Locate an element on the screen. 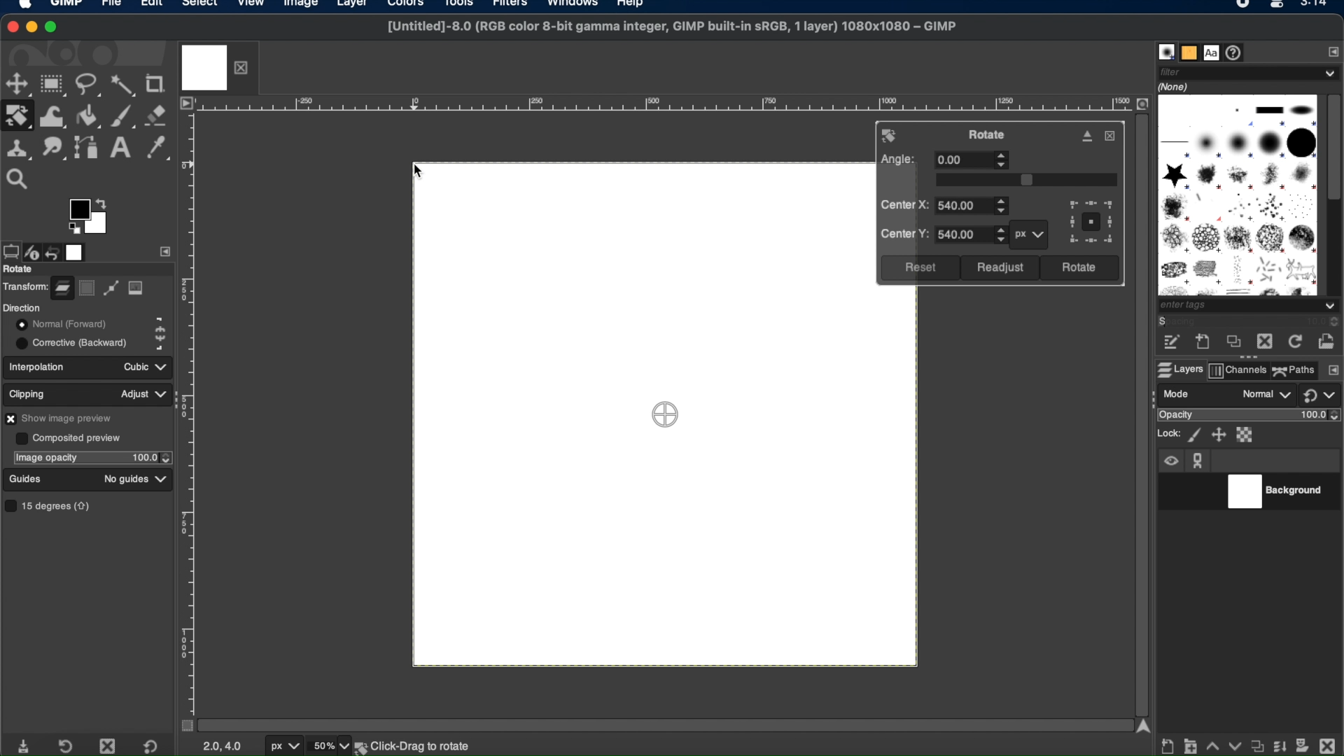 The width and height of the screenshot is (1344, 756). scroll box is located at coordinates (1335, 149).